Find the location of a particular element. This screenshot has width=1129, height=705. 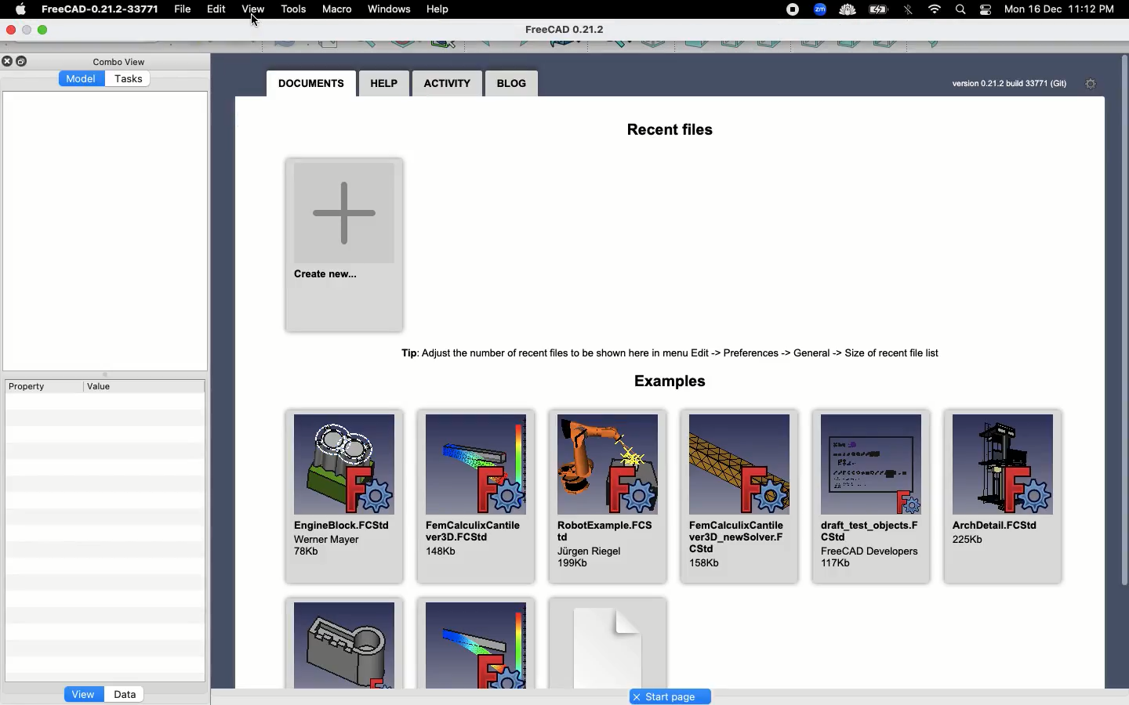

Create new is located at coordinates (343, 242).